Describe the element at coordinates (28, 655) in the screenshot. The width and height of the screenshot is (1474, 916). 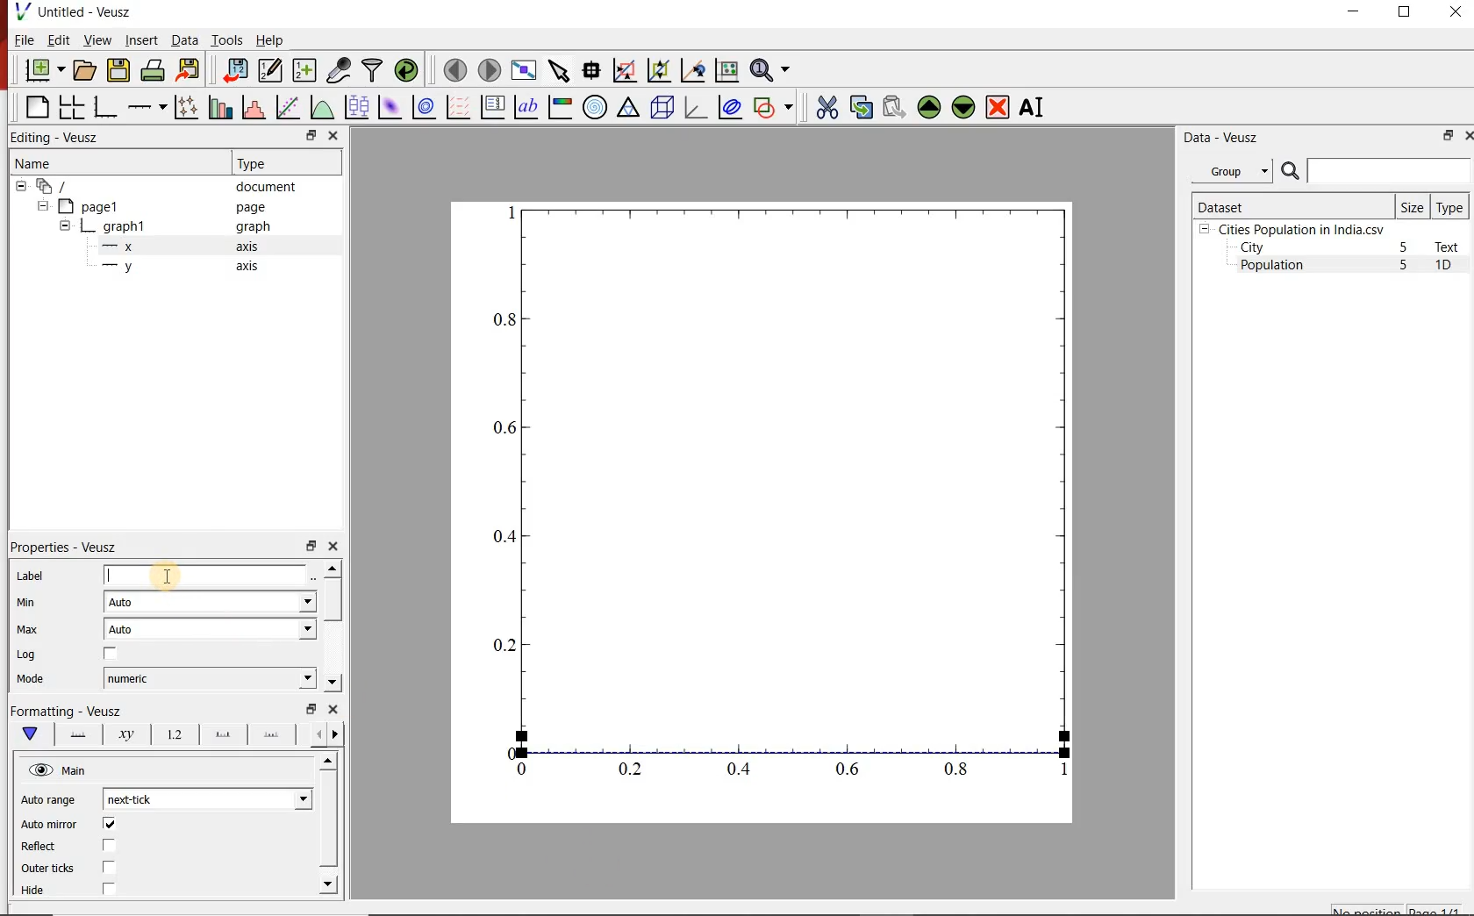
I see `Log` at that location.